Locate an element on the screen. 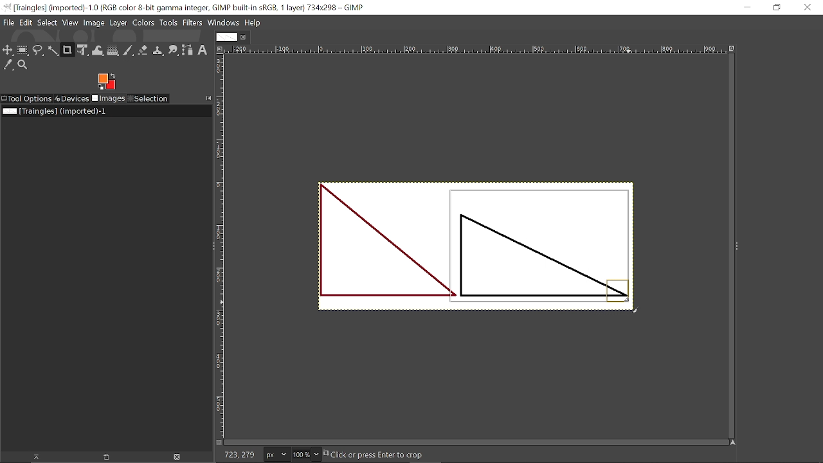 Image resolution: width=823 pixels, height=463 pixels. Configure this tab is located at coordinates (207, 98).